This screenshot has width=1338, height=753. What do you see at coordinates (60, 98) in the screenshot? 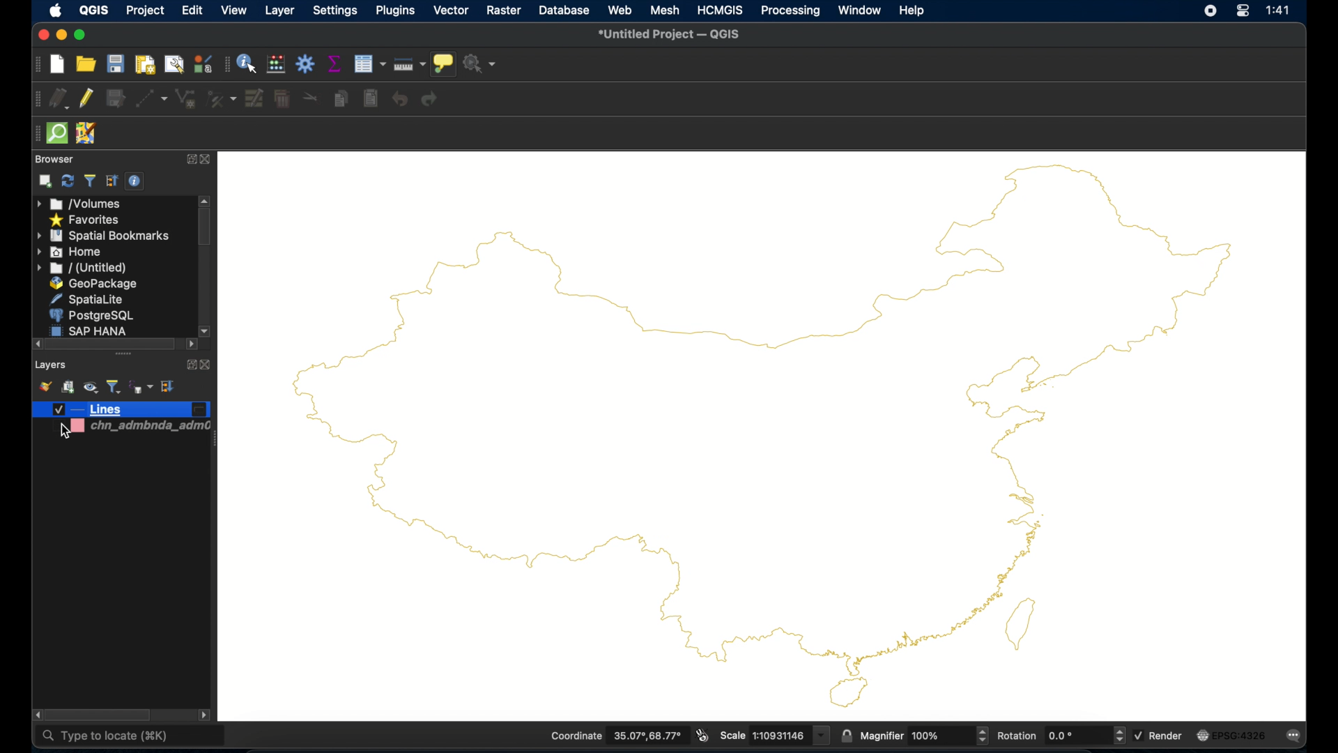
I see `current edits` at bounding box center [60, 98].